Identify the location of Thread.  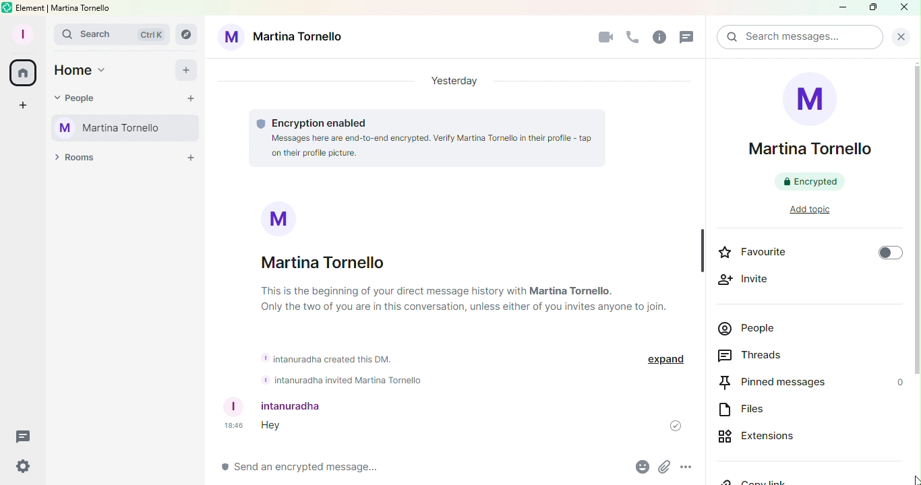
(688, 36).